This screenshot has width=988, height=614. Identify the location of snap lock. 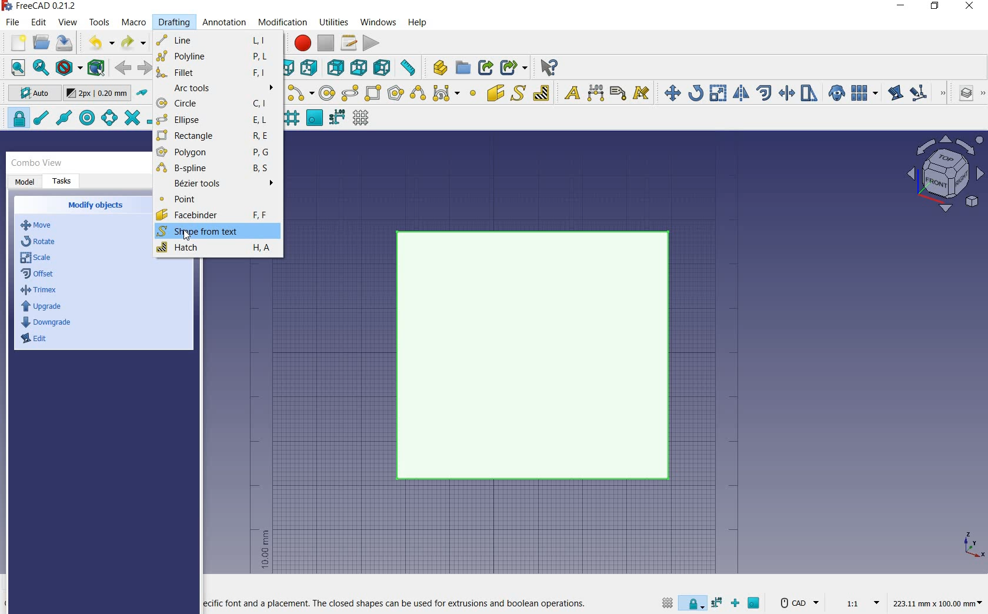
(694, 600).